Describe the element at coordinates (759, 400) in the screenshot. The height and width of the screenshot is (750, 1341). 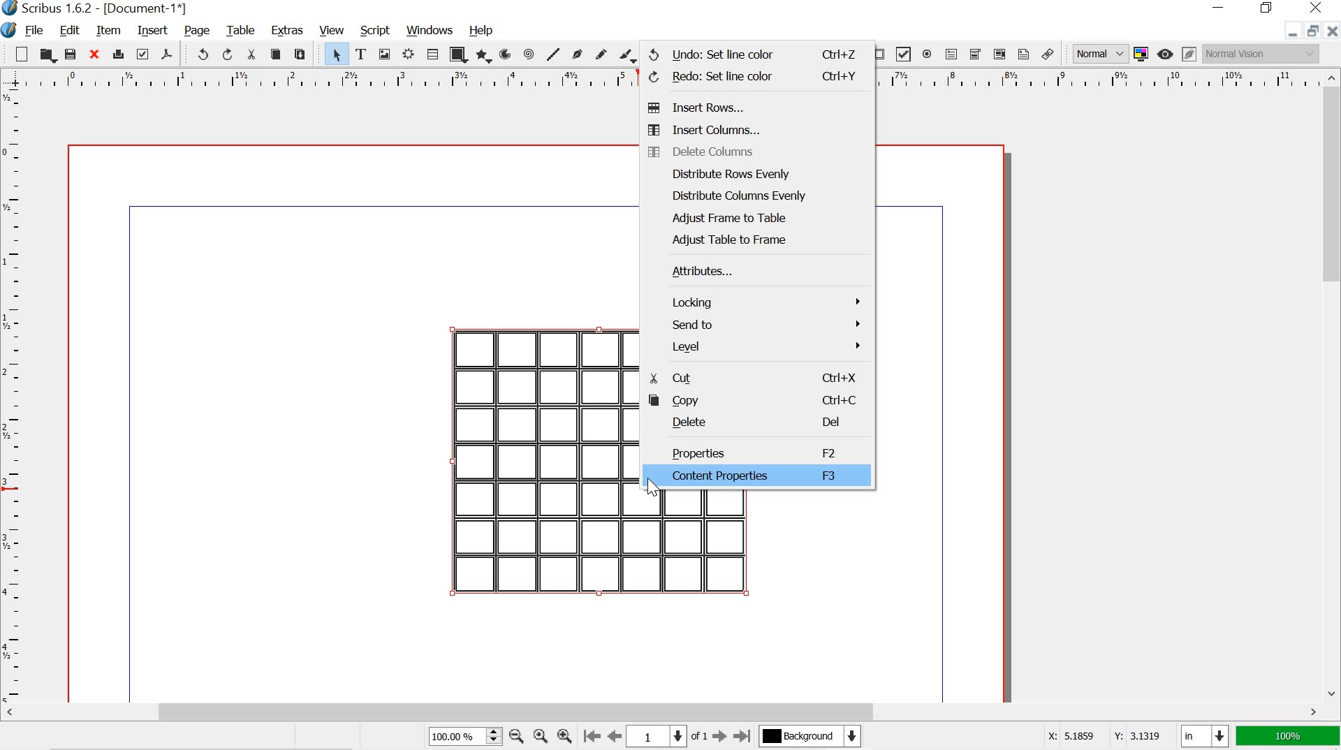
I see `copy Ctrl+C` at that location.